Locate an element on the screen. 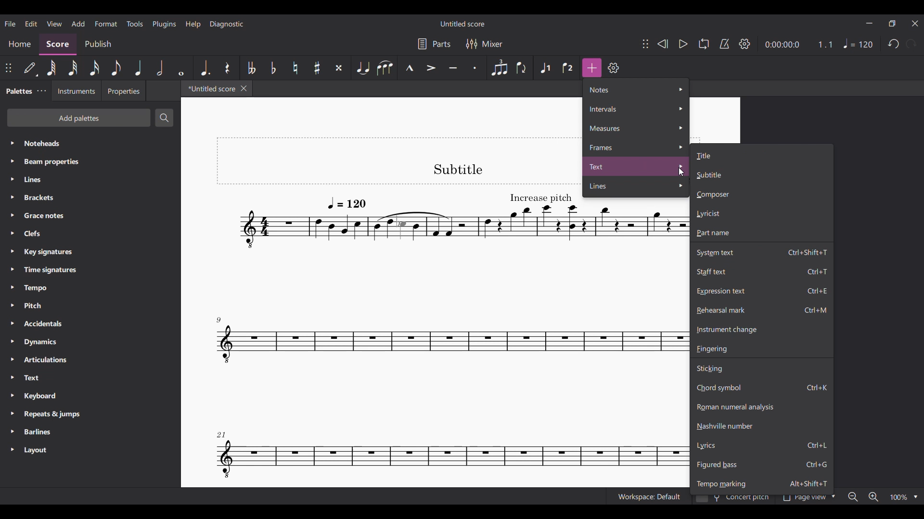  Plugins meu is located at coordinates (164, 24).